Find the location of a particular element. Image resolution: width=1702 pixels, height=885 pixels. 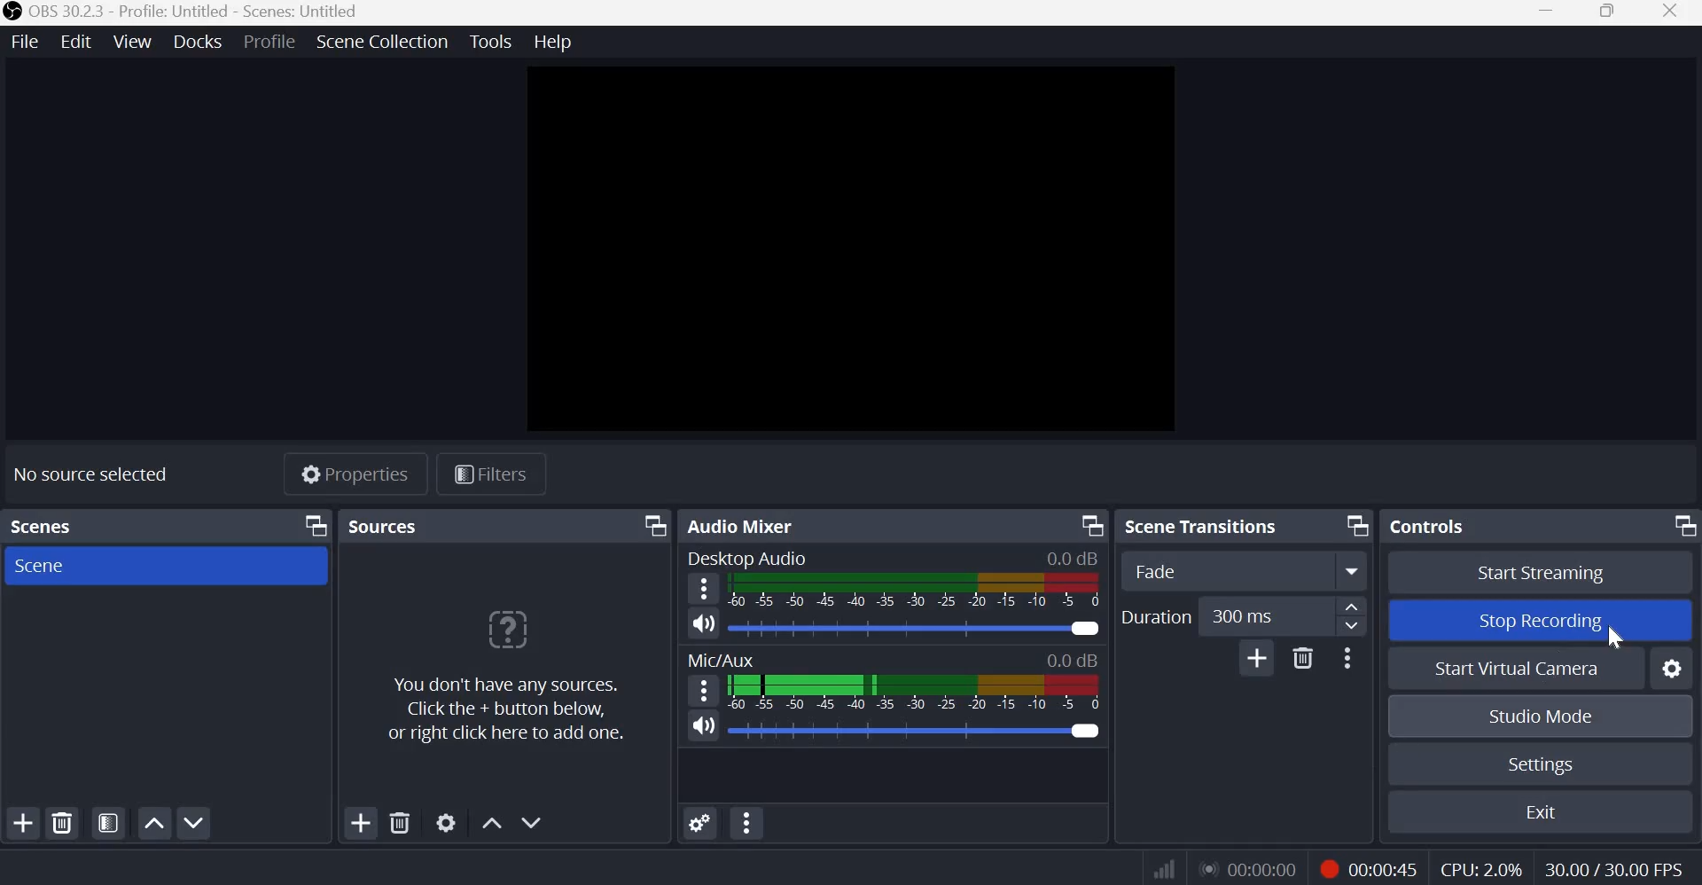

Canvas is located at coordinates (849, 246).